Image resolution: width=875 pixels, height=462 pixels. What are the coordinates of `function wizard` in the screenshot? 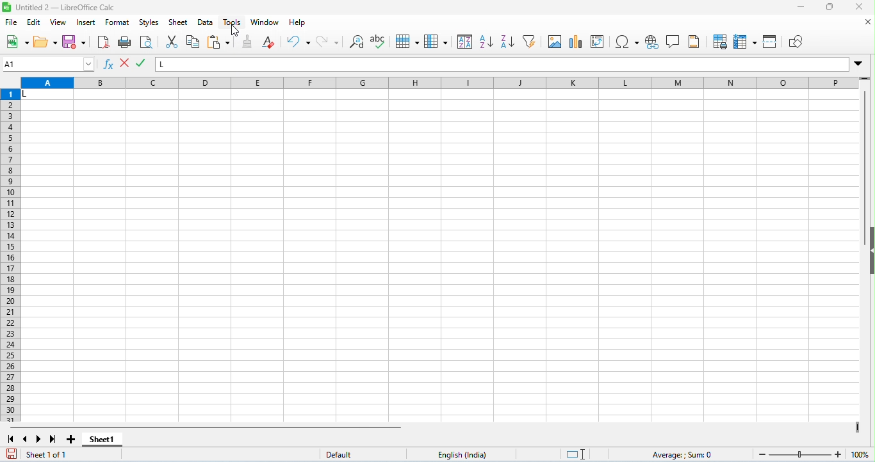 It's located at (110, 65).